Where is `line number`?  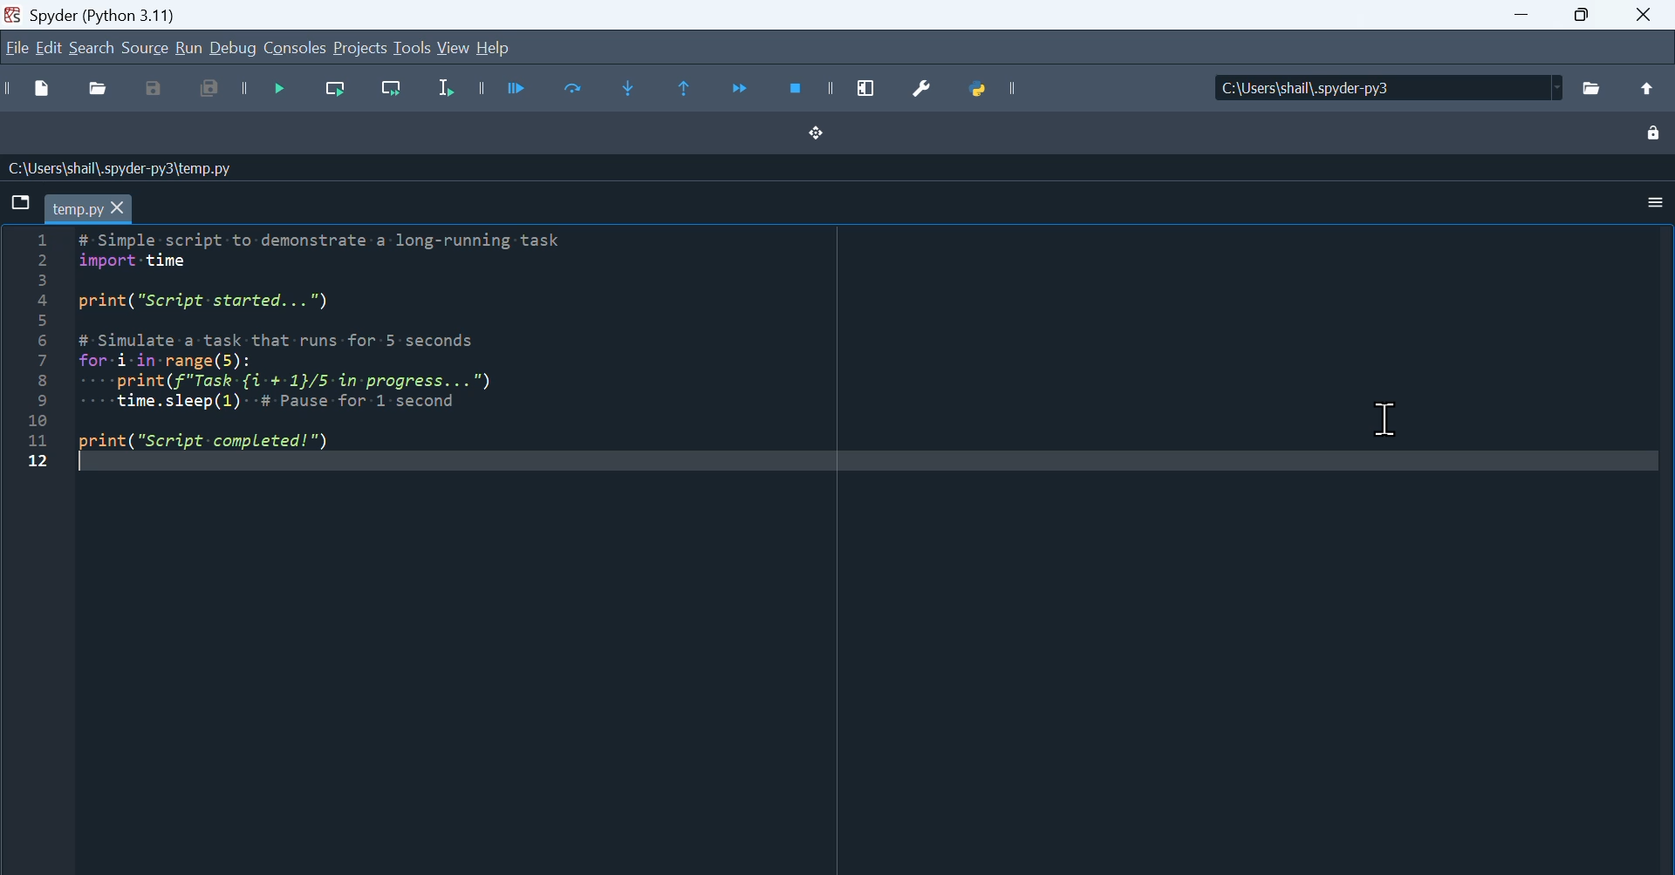 line number is located at coordinates (35, 351).